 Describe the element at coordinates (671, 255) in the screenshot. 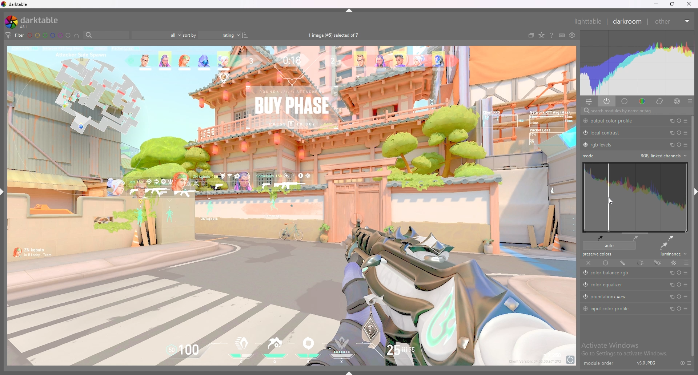

I see `luminance` at that location.